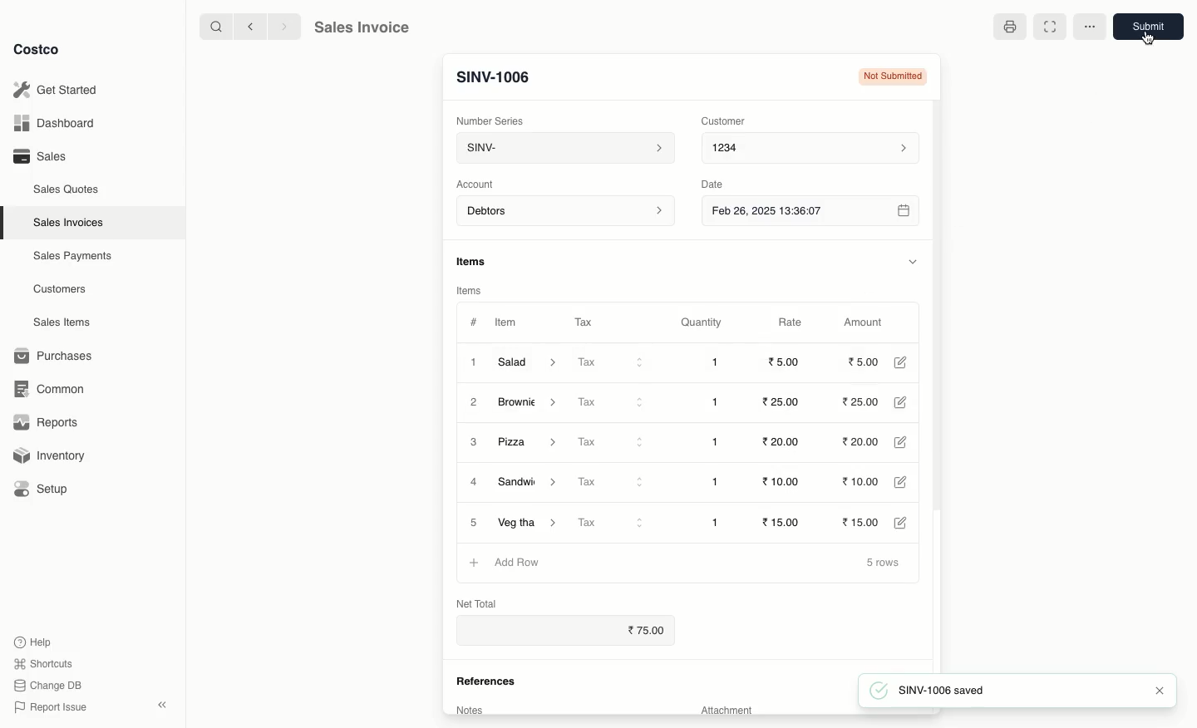 The height and width of the screenshot is (728, 1197). Describe the element at coordinates (904, 443) in the screenshot. I see `Edit` at that location.